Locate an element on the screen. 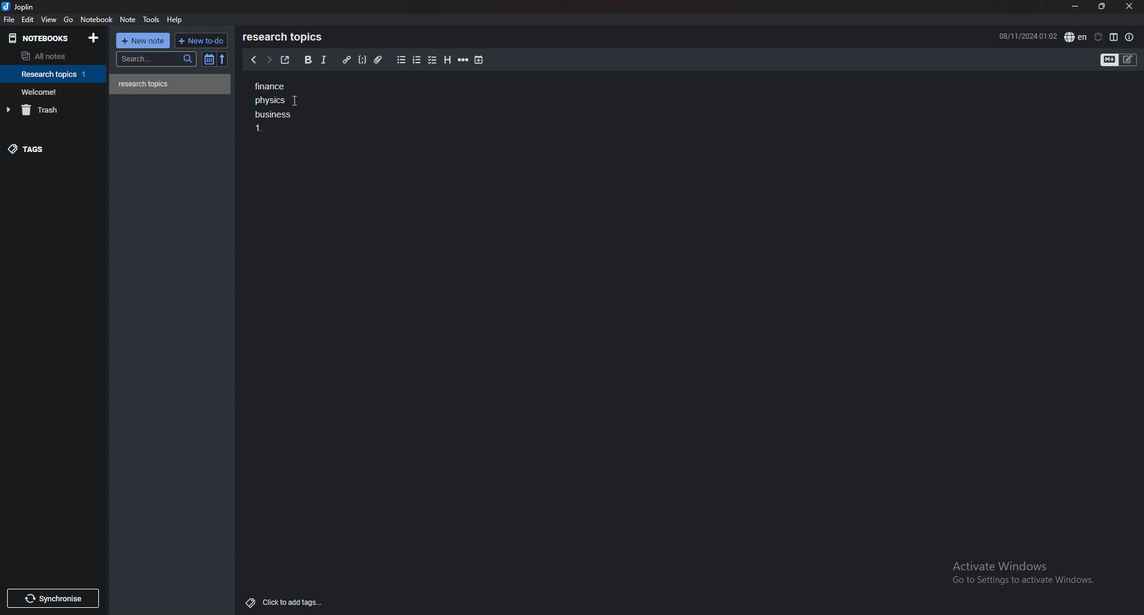  bullet list is located at coordinates (401, 60).